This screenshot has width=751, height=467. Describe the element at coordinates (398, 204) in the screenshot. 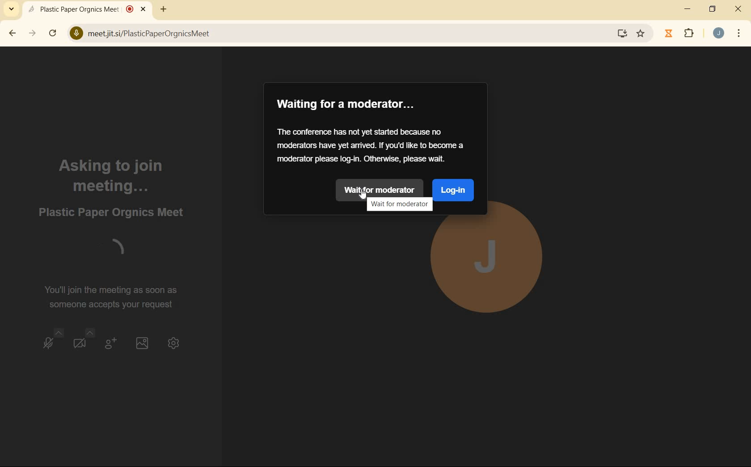

I see `wait for moderator` at that location.